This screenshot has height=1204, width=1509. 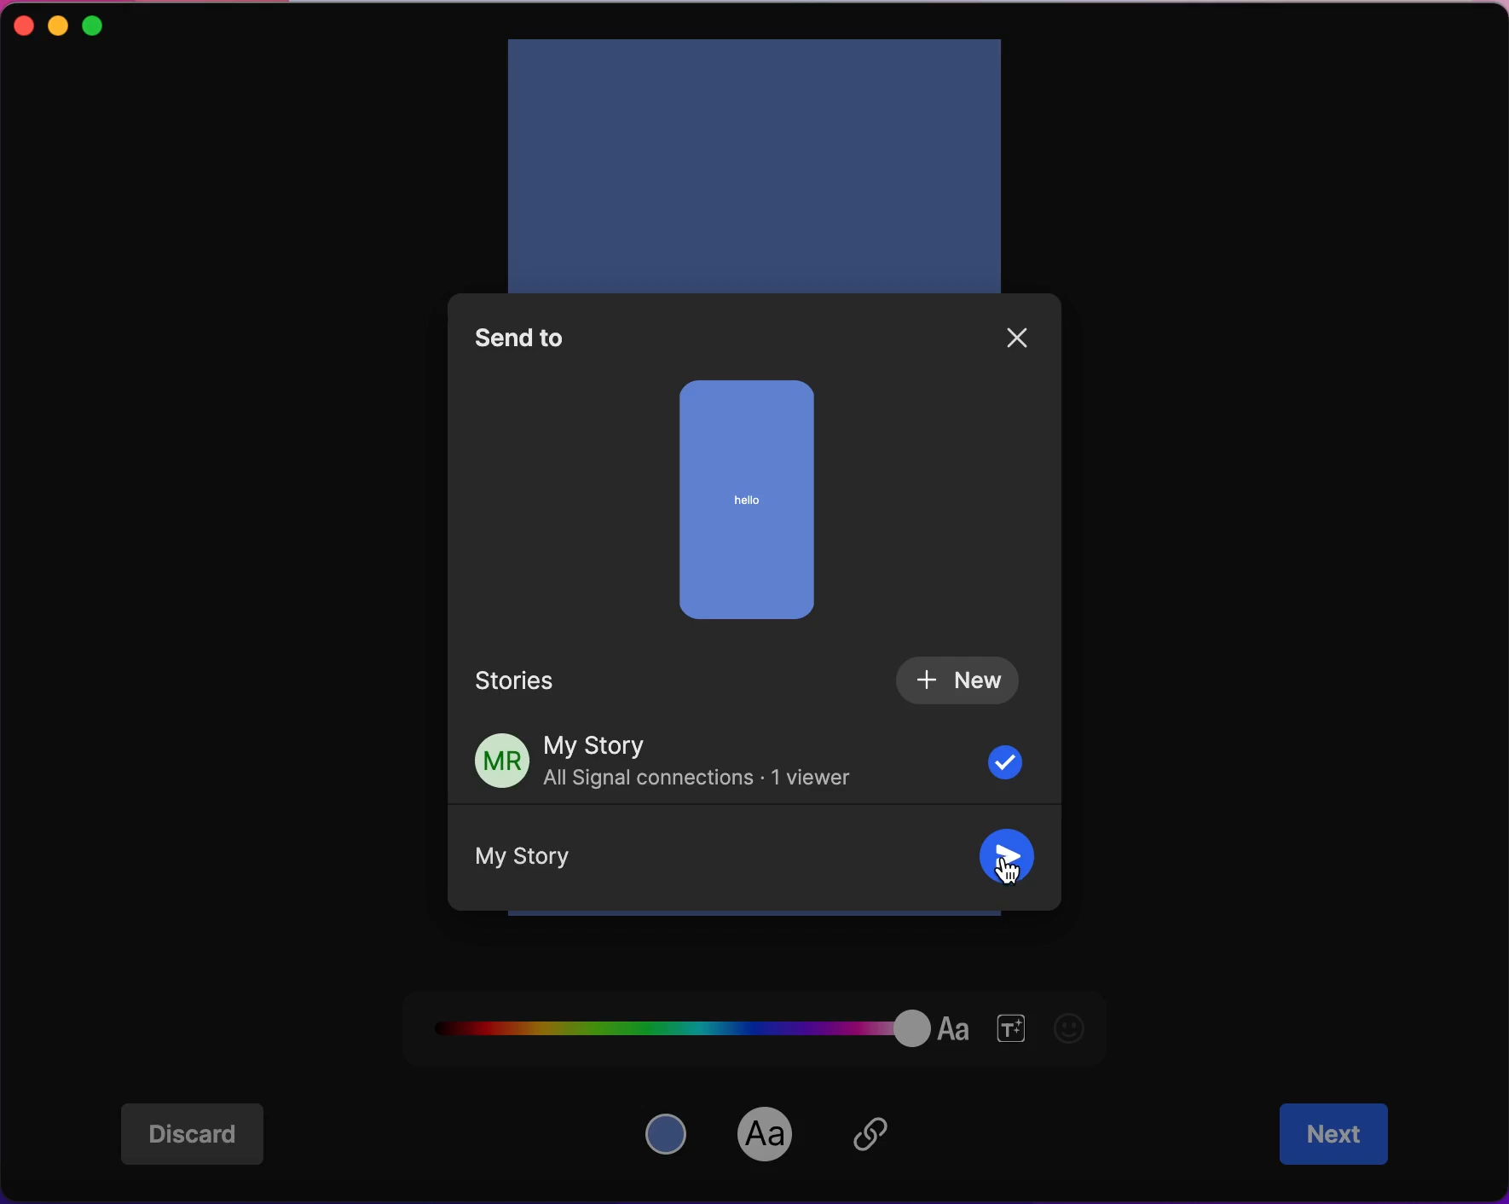 What do you see at coordinates (1011, 1025) in the screenshot?
I see `font size` at bounding box center [1011, 1025].